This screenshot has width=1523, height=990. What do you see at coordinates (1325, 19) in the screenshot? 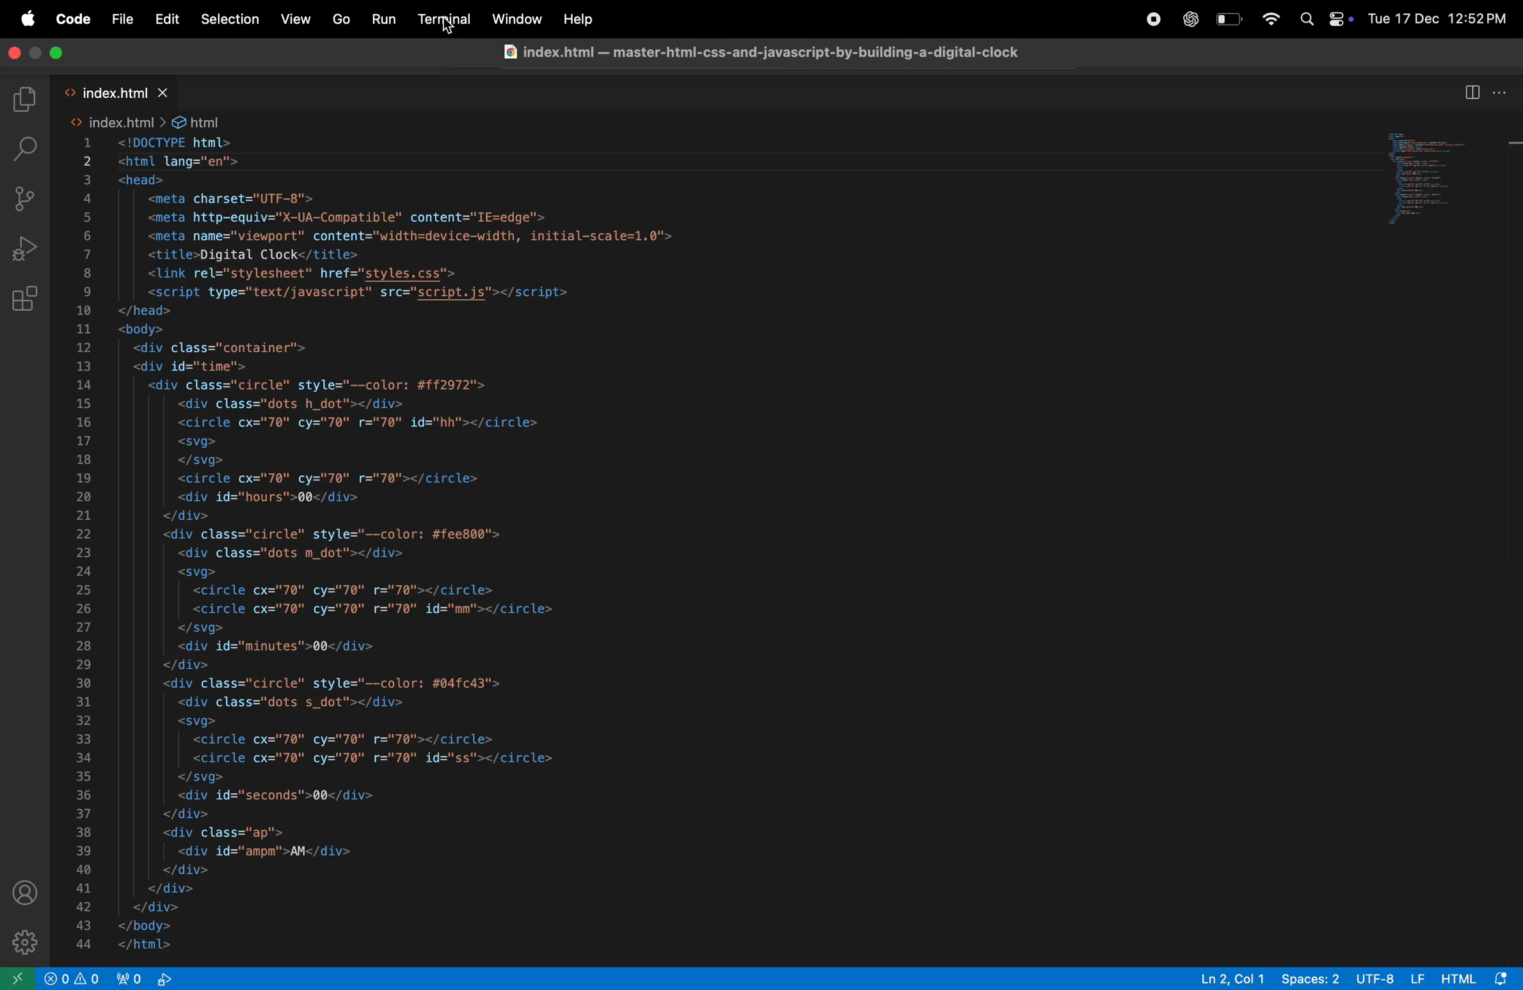
I see `apple widgets` at bounding box center [1325, 19].